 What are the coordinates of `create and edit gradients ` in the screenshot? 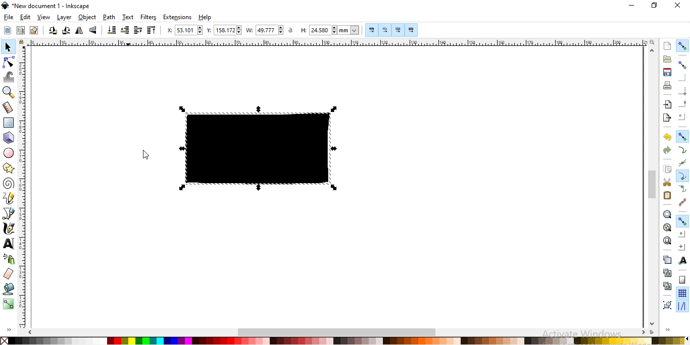 It's located at (9, 303).